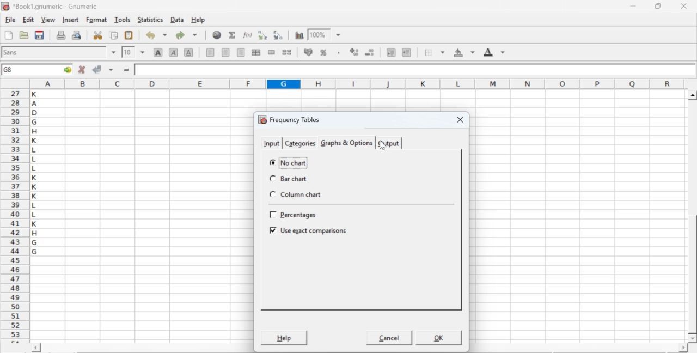 The width and height of the screenshot is (697, 353). What do you see at coordinates (210, 51) in the screenshot?
I see `align left` at bounding box center [210, 51].